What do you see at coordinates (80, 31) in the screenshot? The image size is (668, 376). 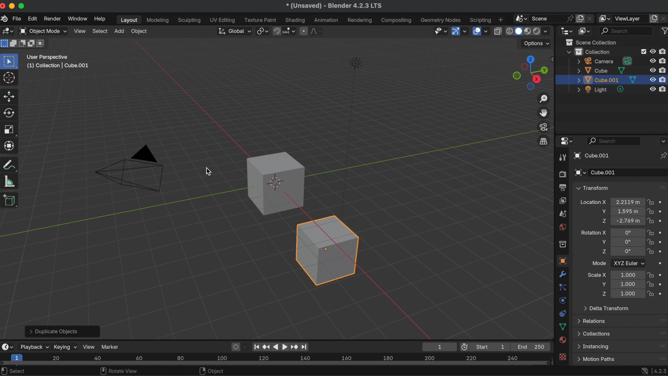 I see `view` at bounding box center [80, 31].